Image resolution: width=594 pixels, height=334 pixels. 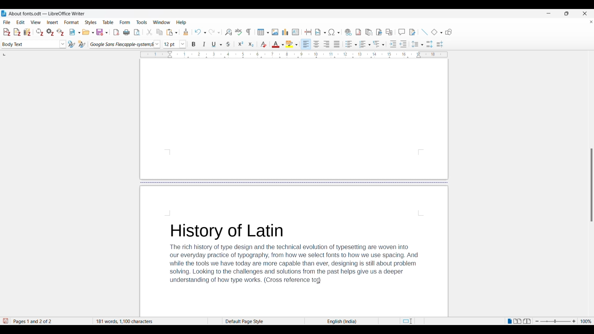 What do you see at coordinates (574, 322) in the screenshot?
I see `Zoom in` at bounding box center [574, 322].